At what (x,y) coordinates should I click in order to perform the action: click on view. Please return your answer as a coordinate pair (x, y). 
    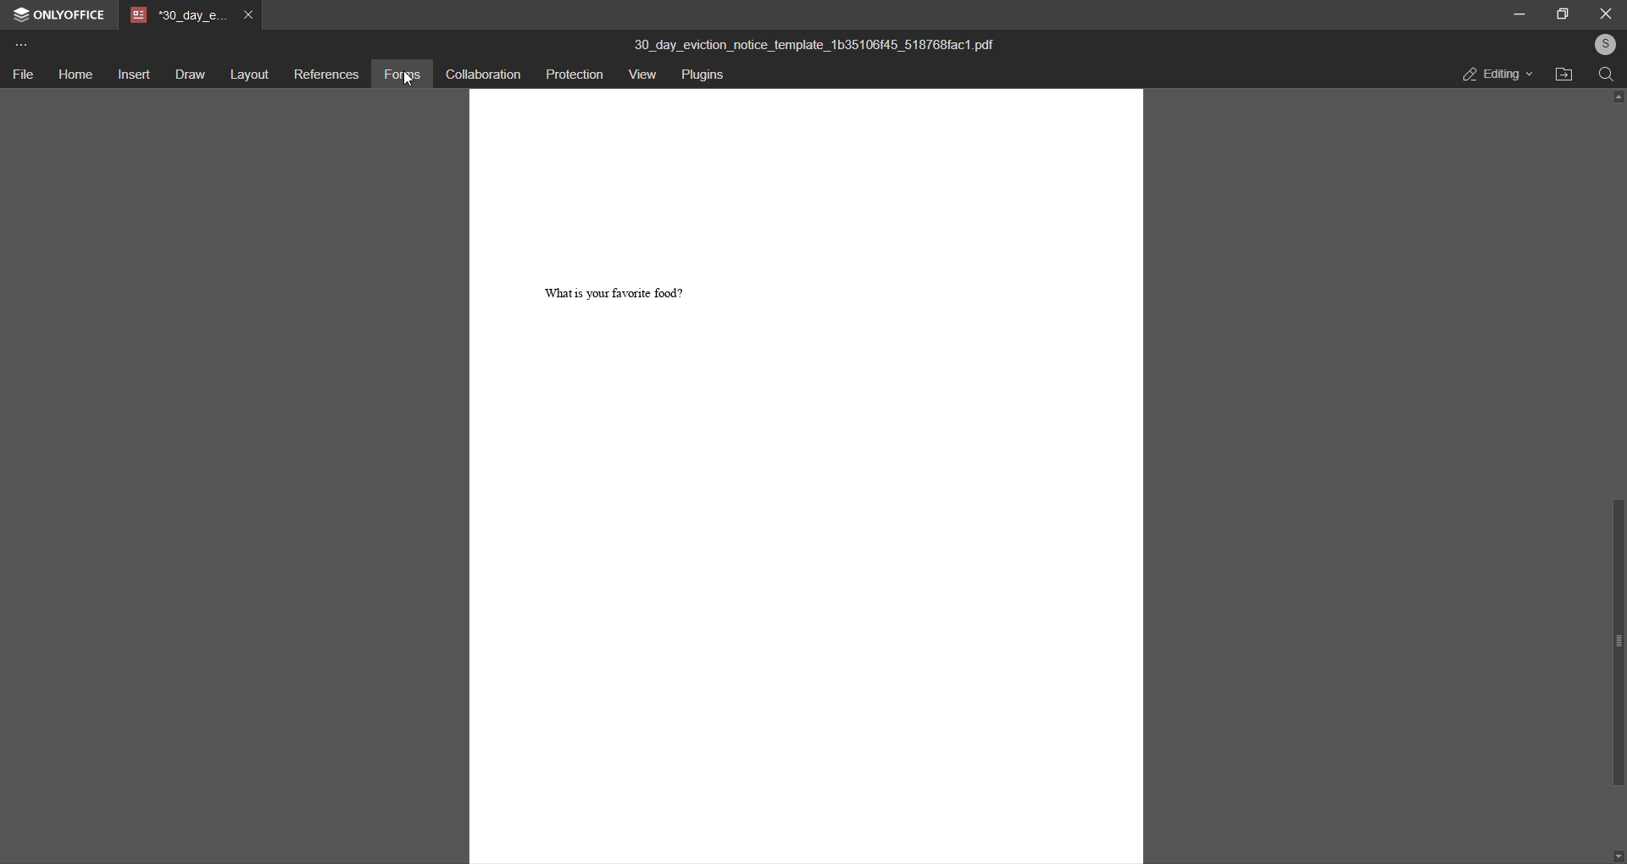
    Looking at the image, I should click on (641, 75).